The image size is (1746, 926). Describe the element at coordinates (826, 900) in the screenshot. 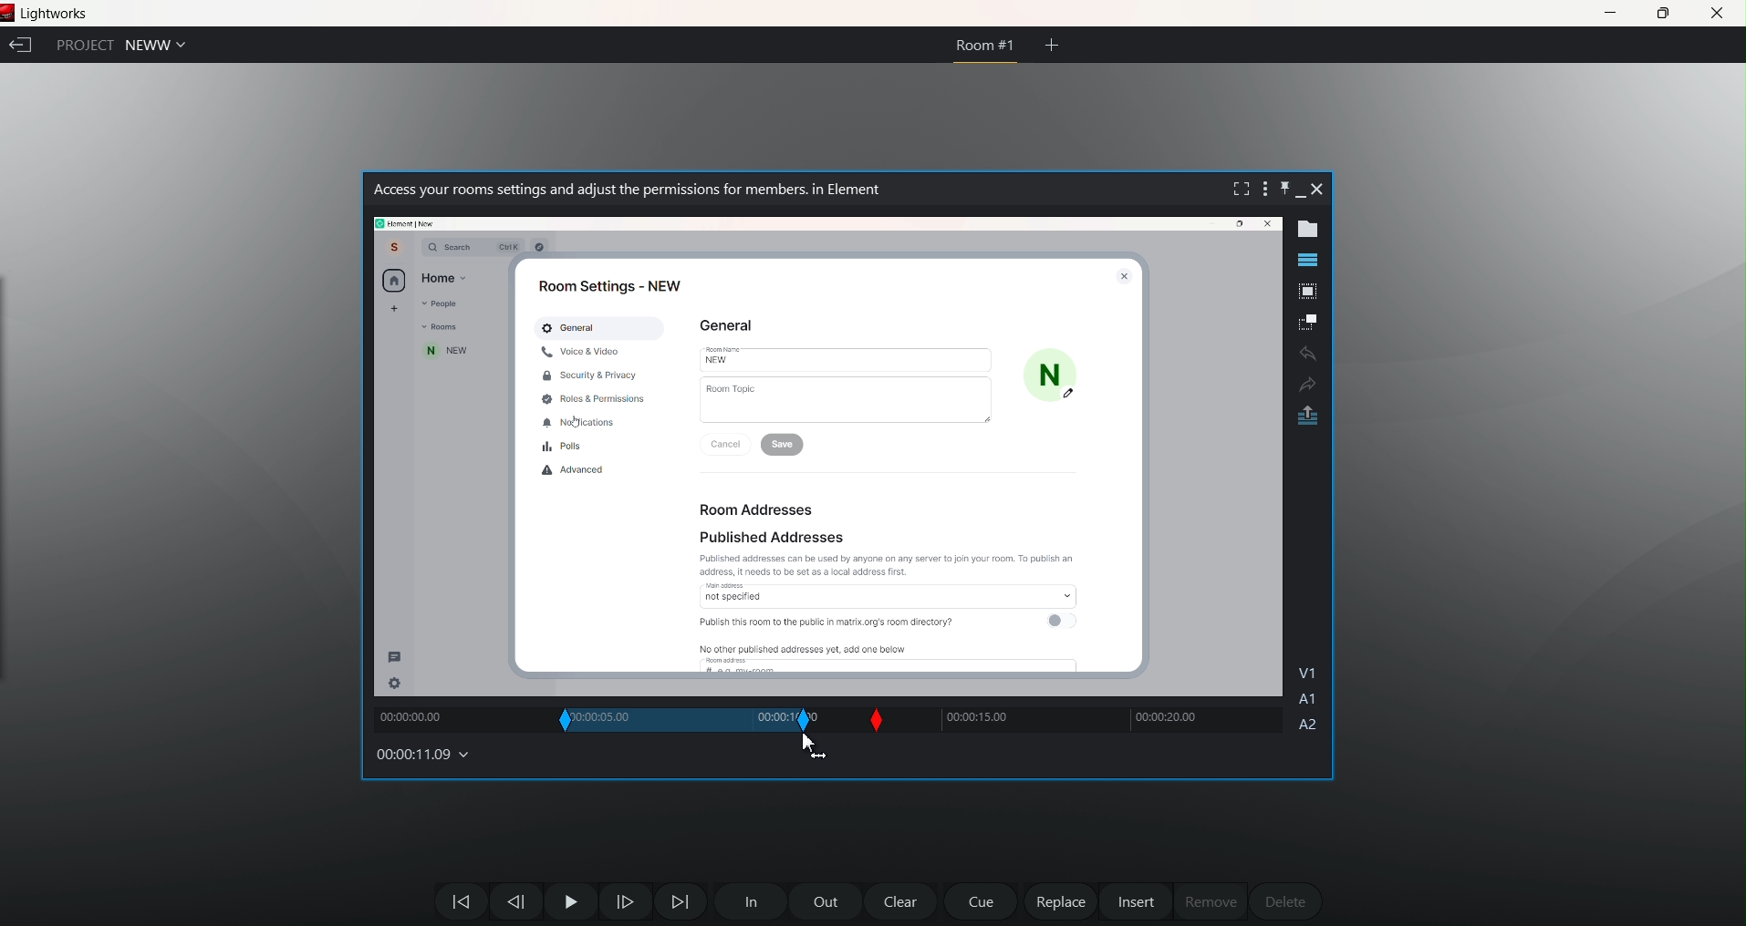

I see `out` at that location.